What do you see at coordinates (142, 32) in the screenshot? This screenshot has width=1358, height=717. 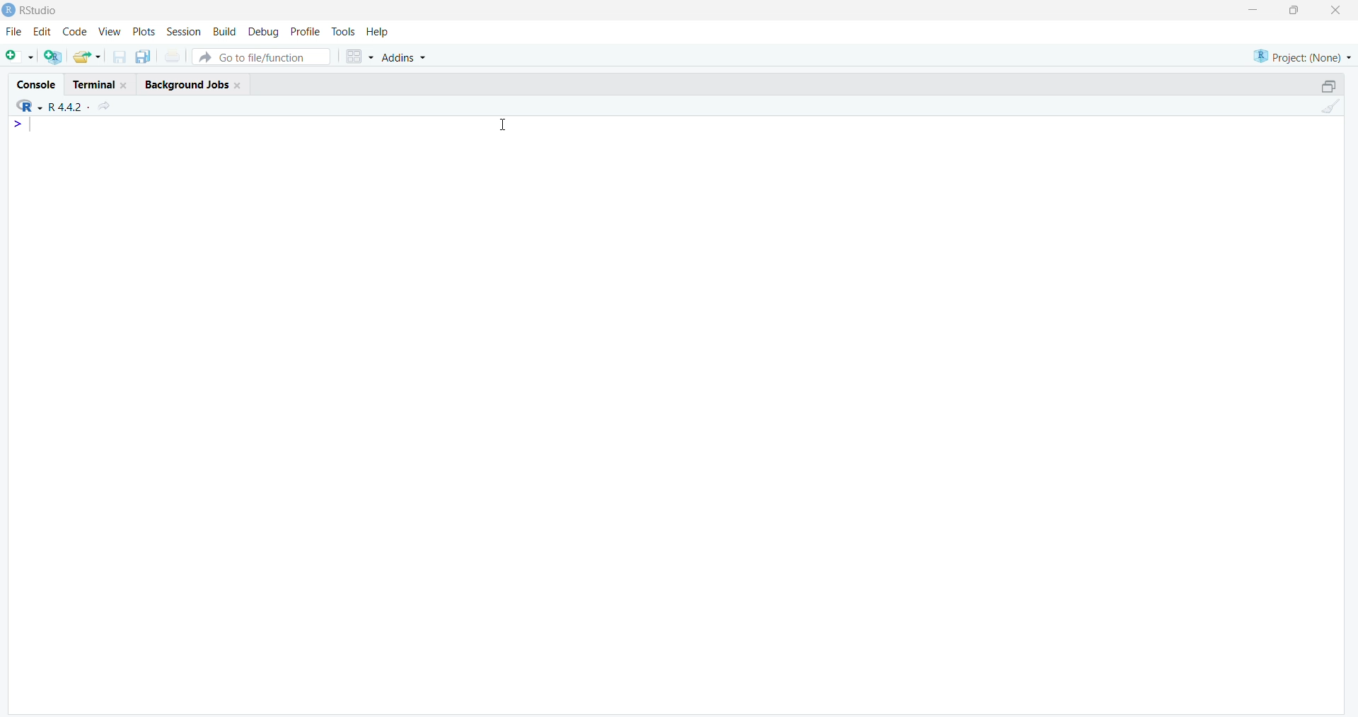 I see `Plots` at bounding box center [142, 32].